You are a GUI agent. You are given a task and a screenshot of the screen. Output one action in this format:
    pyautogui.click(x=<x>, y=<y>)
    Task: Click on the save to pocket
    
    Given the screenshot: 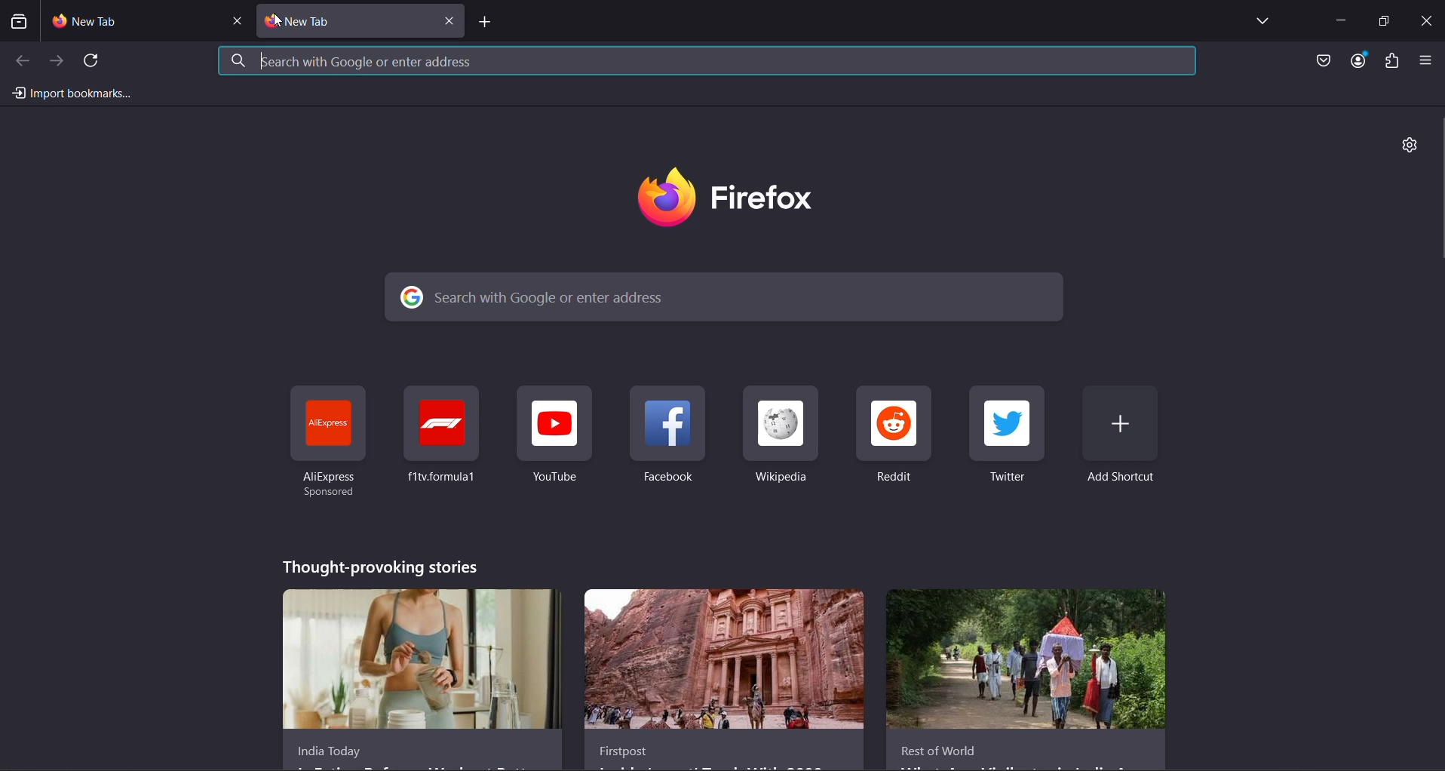 What is the action you would take?
    pyautogui.click(x=1321, y=62)
    